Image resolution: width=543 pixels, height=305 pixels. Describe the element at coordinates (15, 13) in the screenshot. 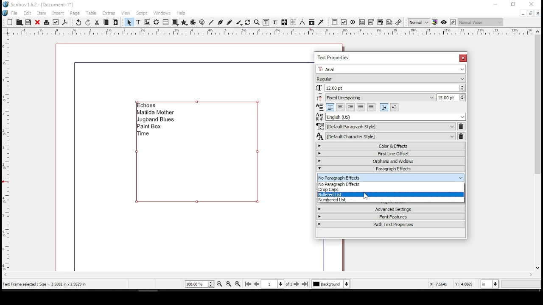

I see `file` at that location.